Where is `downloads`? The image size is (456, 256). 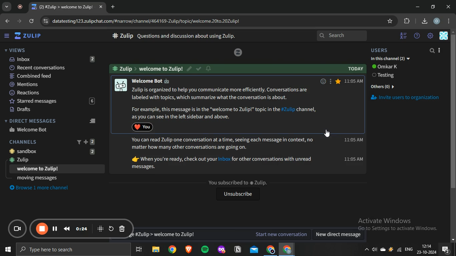 downloads is located at coordinates (424, 20).